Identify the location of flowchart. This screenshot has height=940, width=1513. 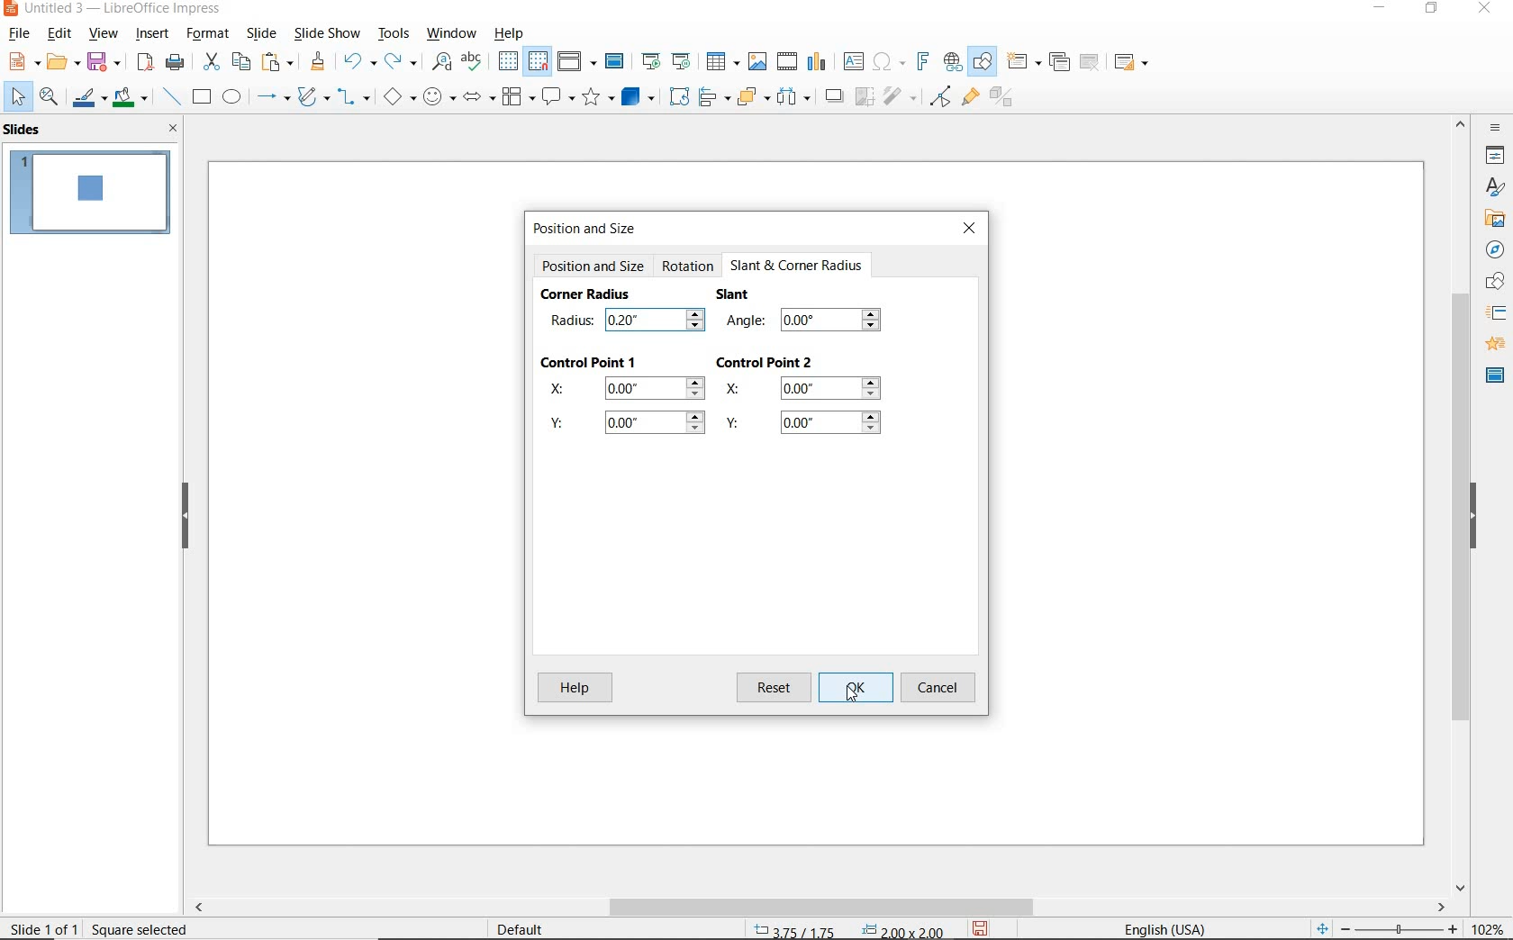
(520, 97).